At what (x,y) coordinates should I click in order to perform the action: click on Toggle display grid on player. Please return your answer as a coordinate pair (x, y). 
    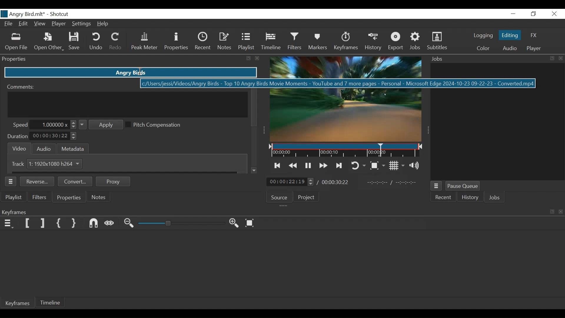
    Looking at the image, I should click on (398, 165).